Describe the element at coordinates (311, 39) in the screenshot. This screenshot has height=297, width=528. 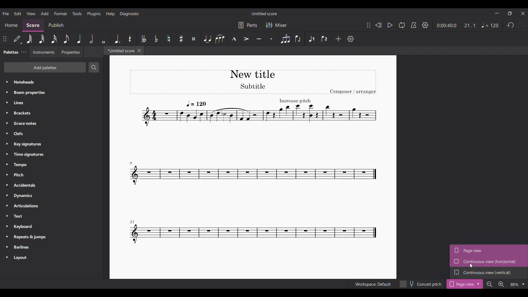
I see `Voice 1` at that location.